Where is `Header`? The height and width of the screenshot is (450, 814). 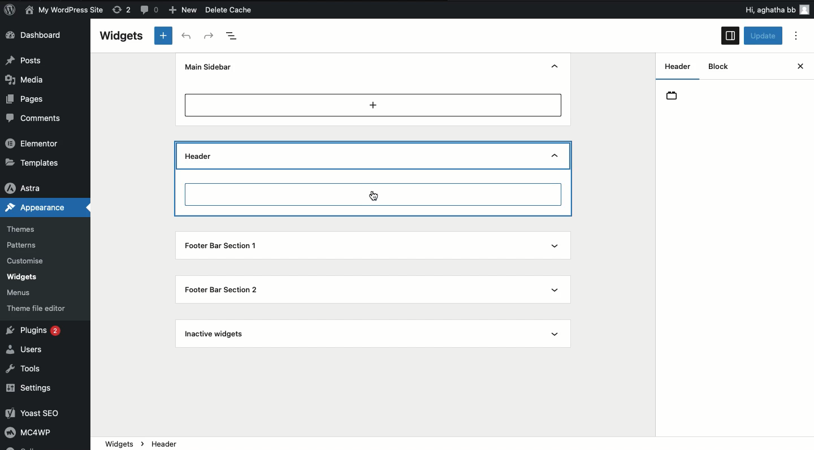 Header is located at coordinates (199, 157).